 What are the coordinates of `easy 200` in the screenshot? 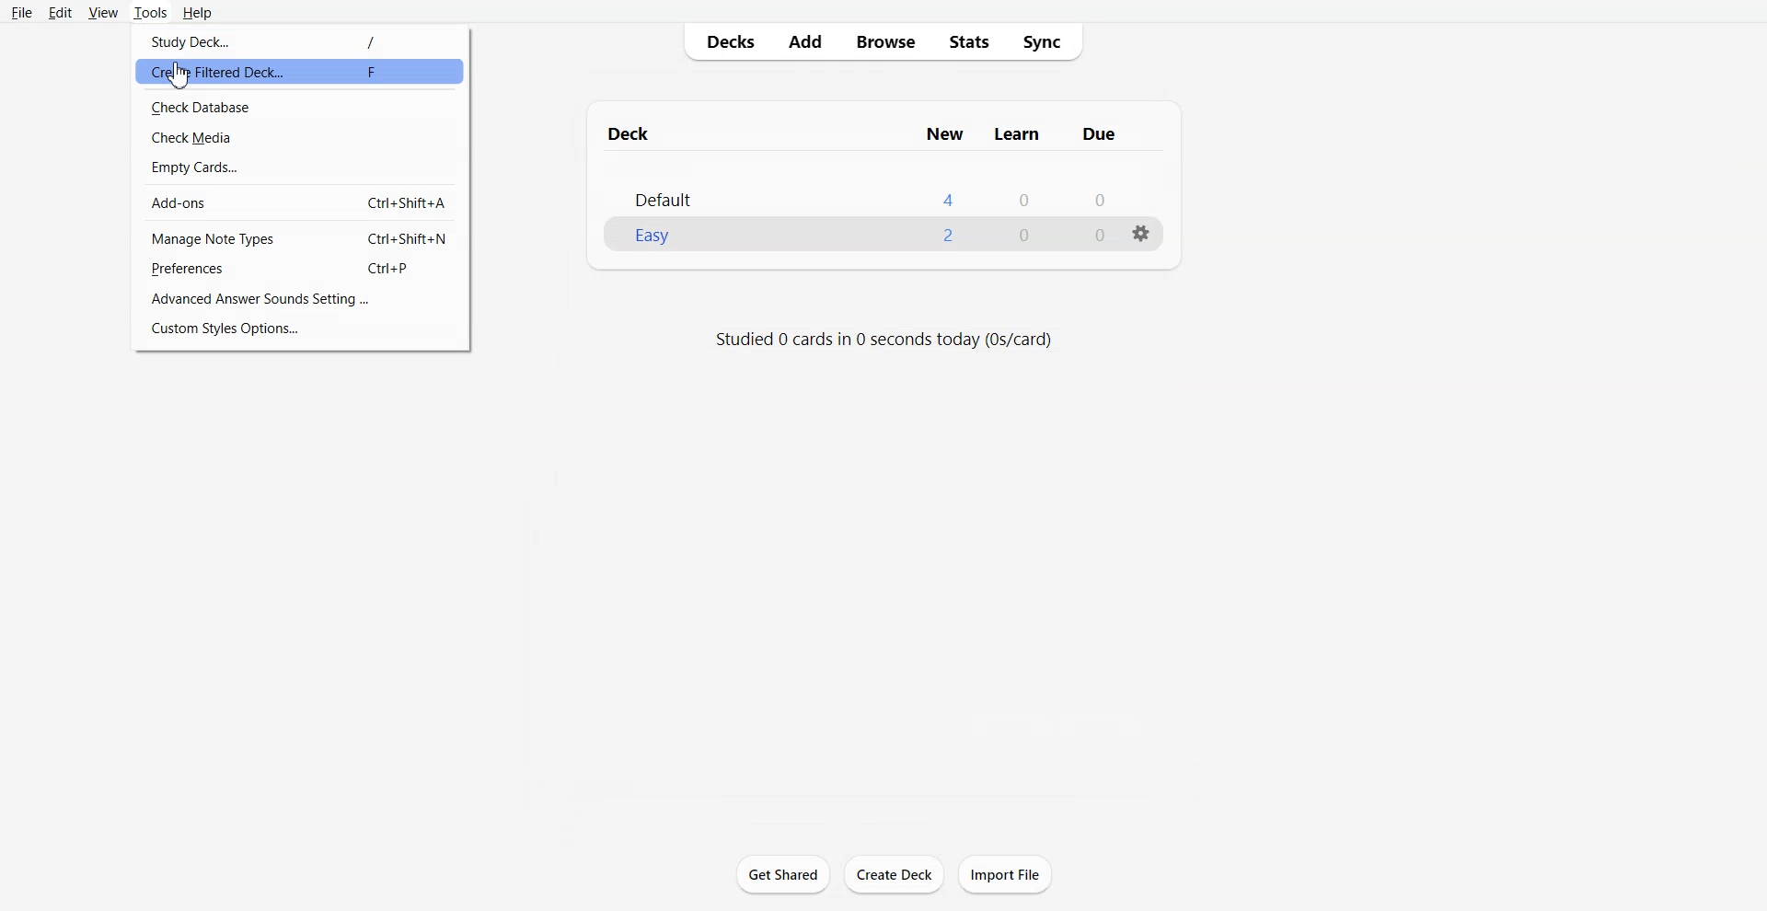 It's located at (858, 236).